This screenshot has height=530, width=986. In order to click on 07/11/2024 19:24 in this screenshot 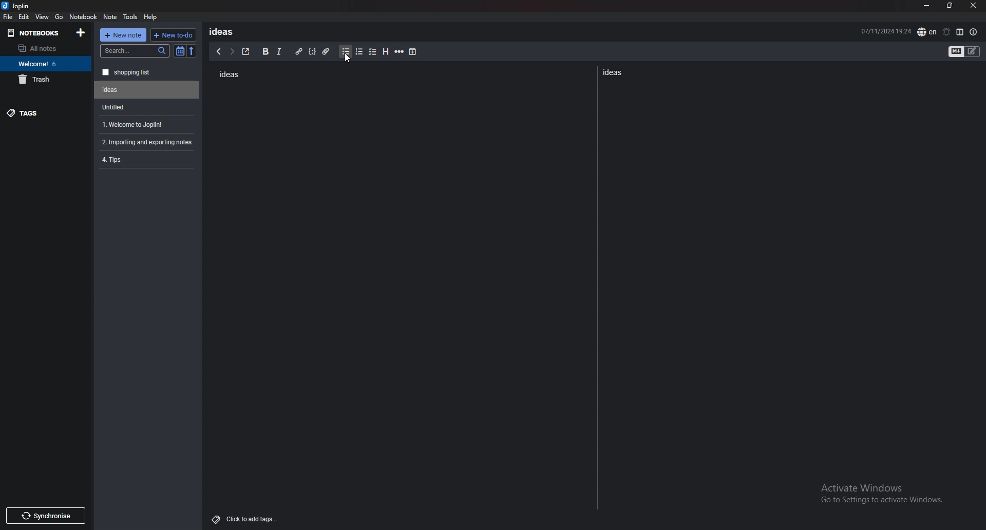, I will do `click(886, 30)`.